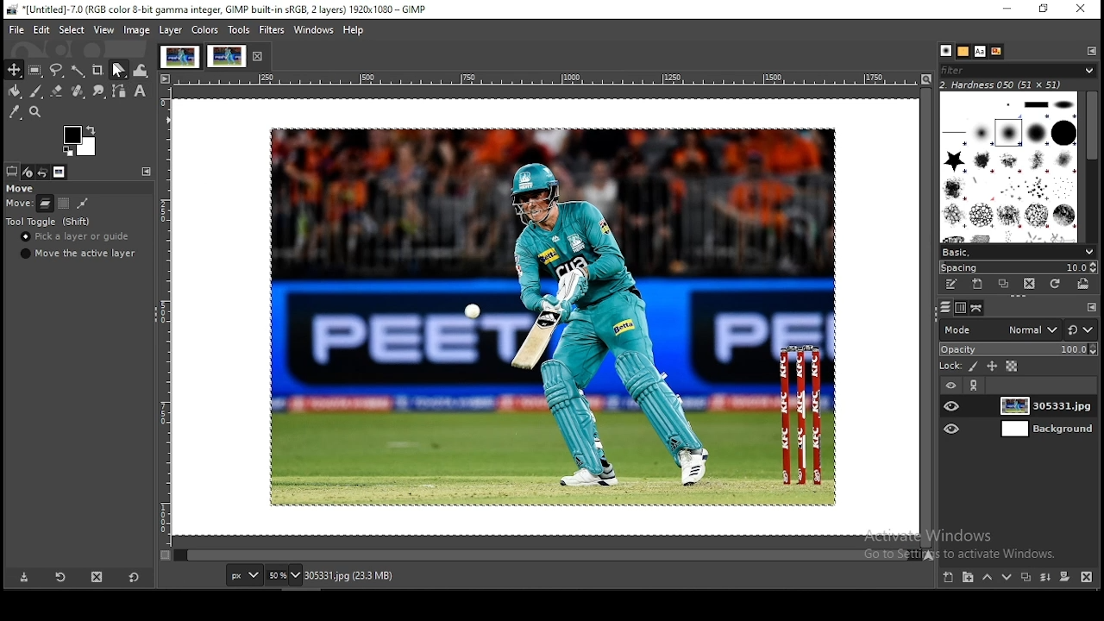 The image size is (1104, 621). What do you see at coordinates (1018, 253) in the screenshot?
I see `basic` at bounding box center [1018, 253].